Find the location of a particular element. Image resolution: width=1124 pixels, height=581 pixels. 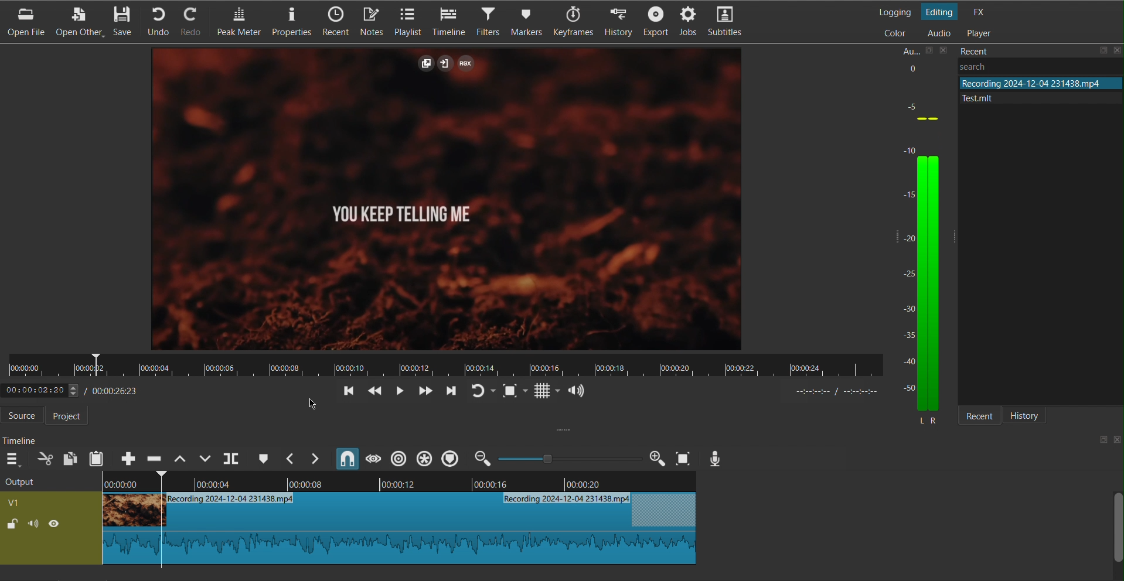

file is located at coordinates (1038, 83).